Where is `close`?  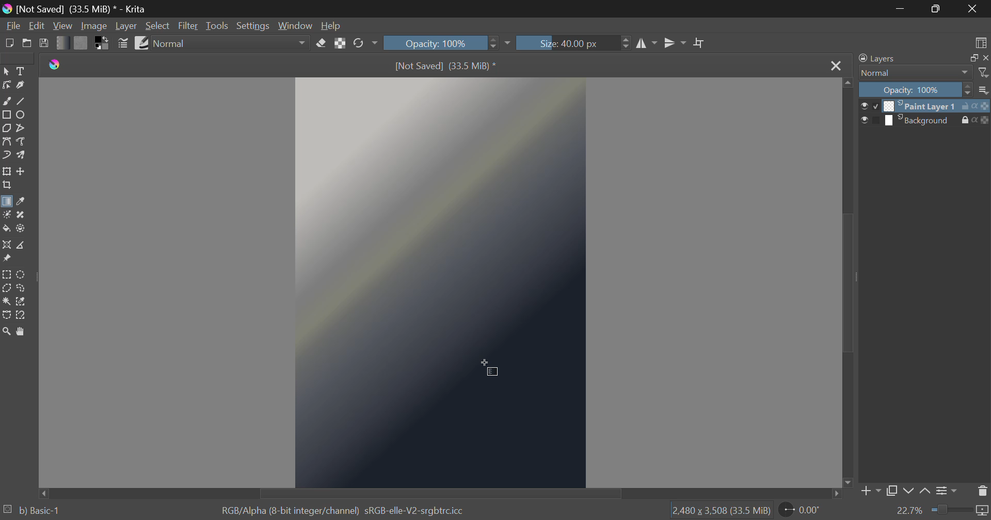 close is located at coordinates (985, 58).